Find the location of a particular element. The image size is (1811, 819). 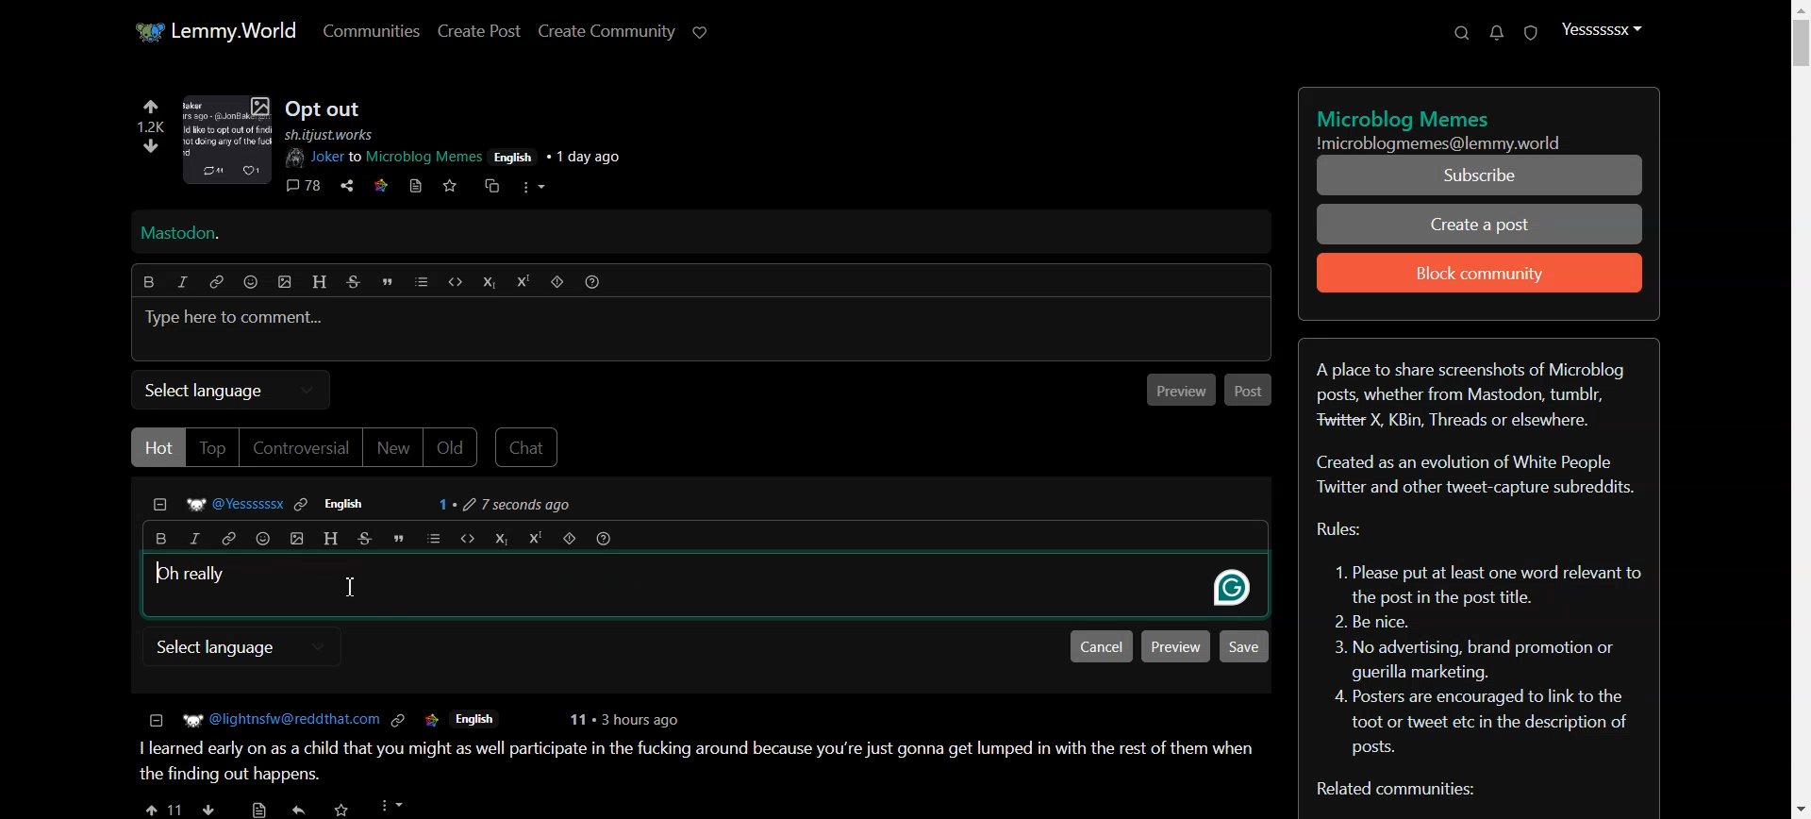

Controversial  is located at coordinates (301, 448).